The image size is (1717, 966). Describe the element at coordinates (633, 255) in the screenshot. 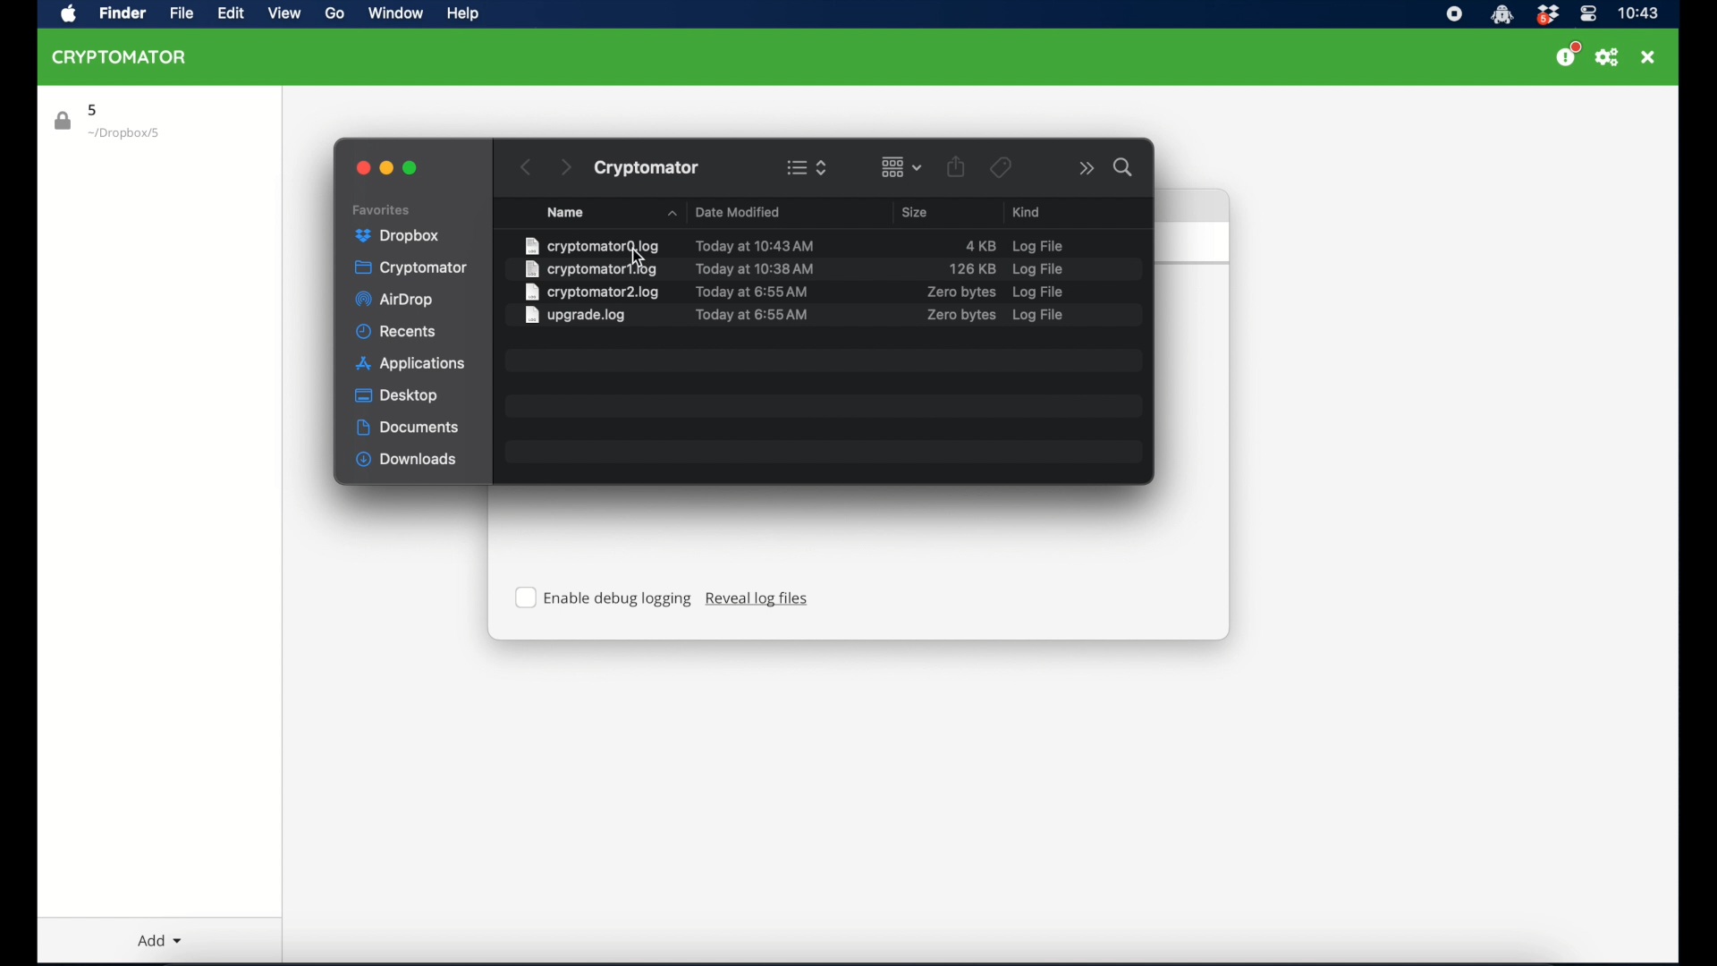

I see `cursor` at that location.